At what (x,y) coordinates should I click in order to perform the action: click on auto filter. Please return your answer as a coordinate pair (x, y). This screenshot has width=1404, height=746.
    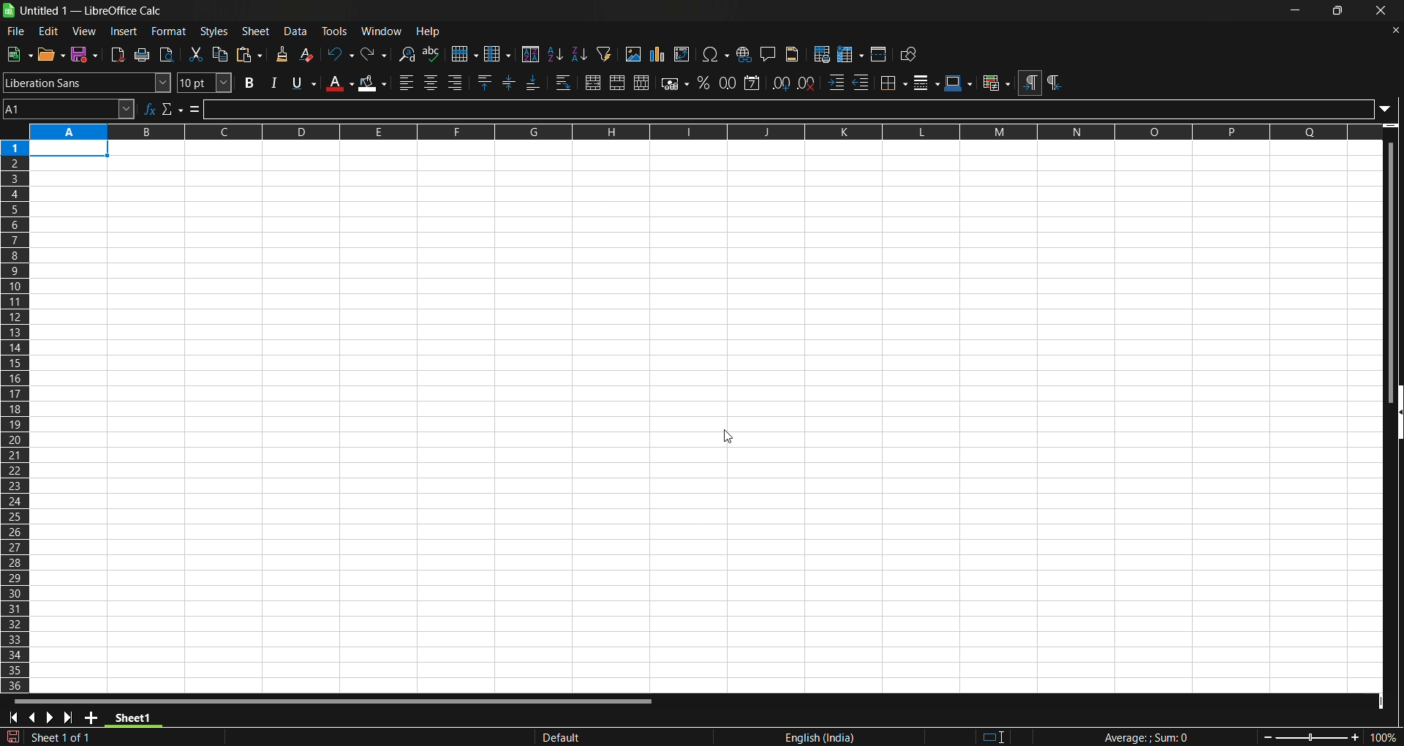
    Looking at the image, I should click on (603, 53).